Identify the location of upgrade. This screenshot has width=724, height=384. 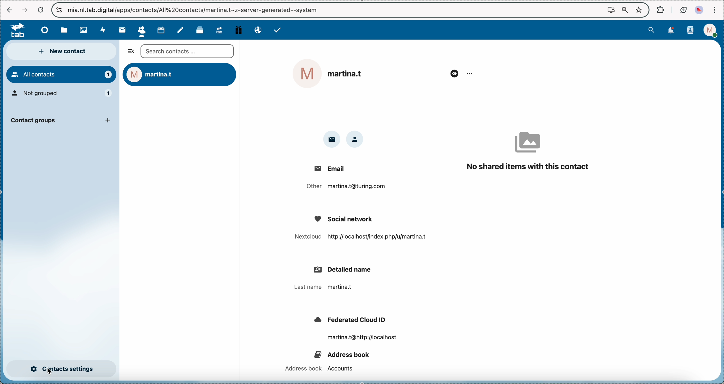
(219, 30).